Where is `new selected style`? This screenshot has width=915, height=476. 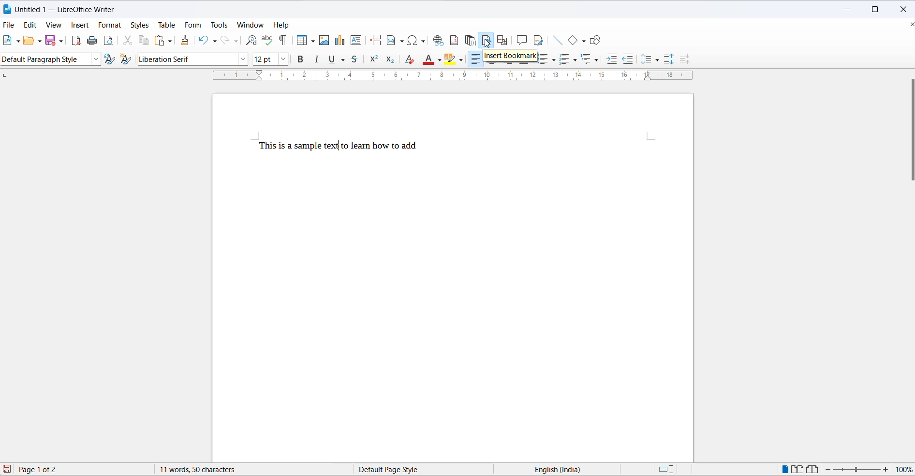
new selected style is located at coordinates (127, 59).